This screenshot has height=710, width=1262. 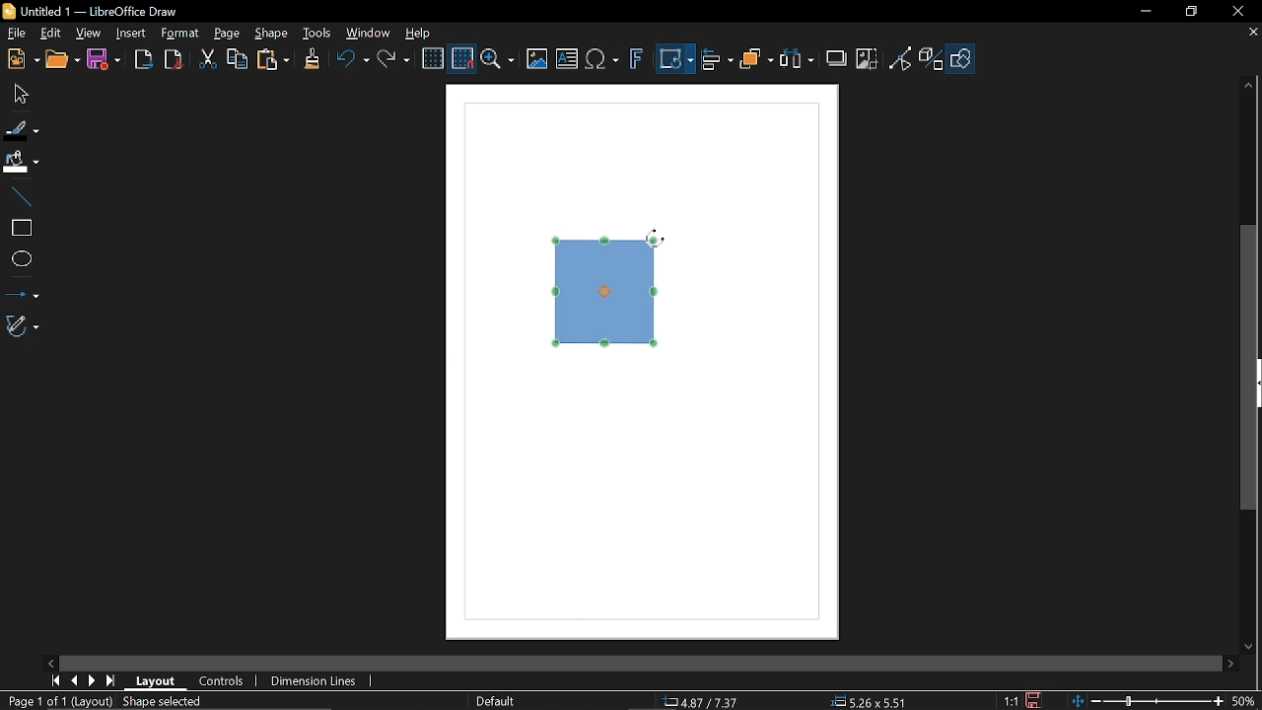 I want to click on Move up, so click(x=1249, y=86).